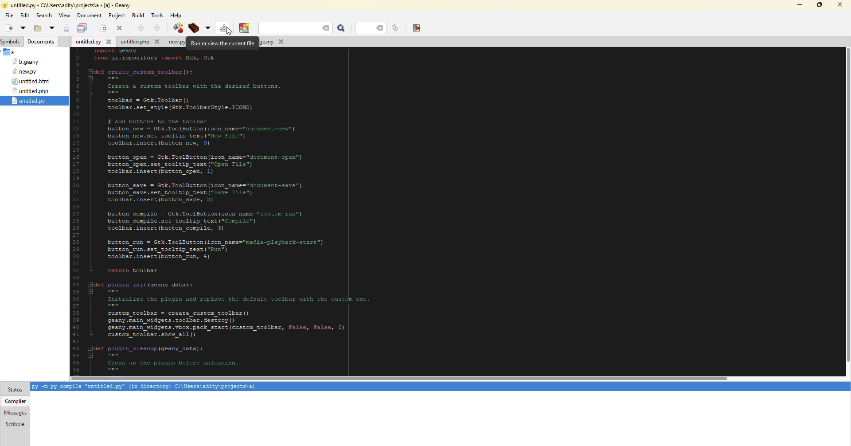 This screenshot has height=446, width=851. I want to click on run, so click(223, 27).